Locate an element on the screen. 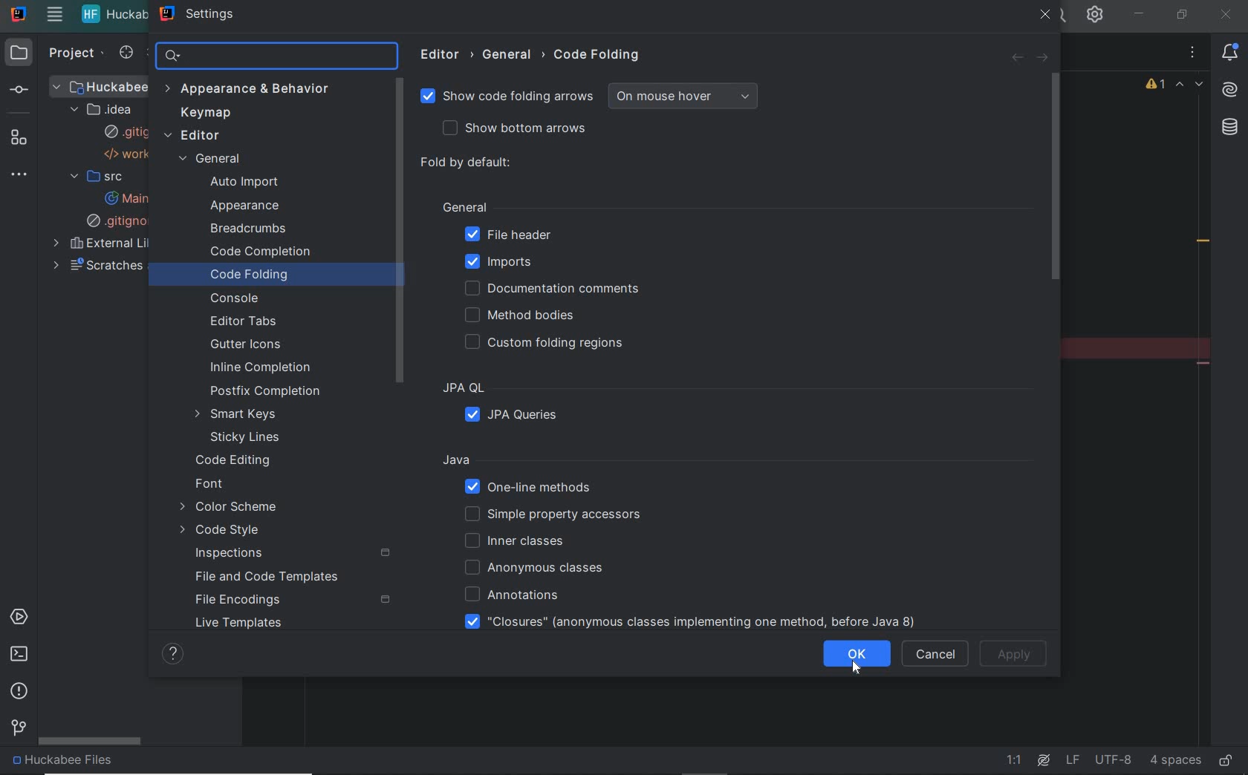 This screenshot has width=1248, height=775. commit is located at coordinates (27, 89).